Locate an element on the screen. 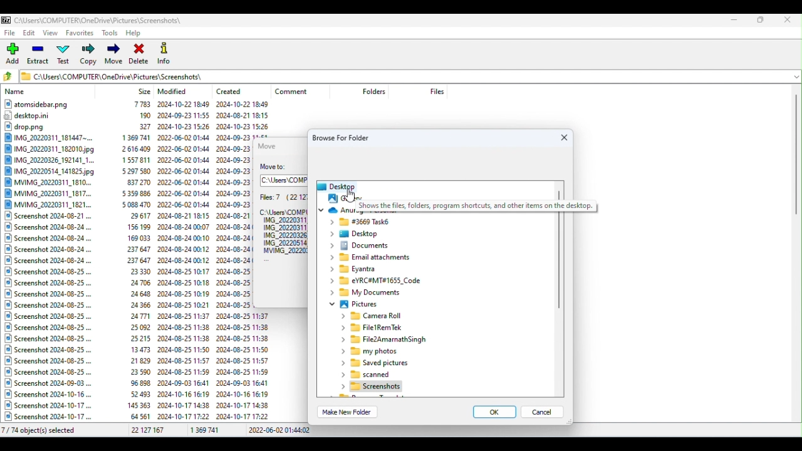 The height and width of the screenshot is (451, 802). Name is located at coordinates (17, 92).